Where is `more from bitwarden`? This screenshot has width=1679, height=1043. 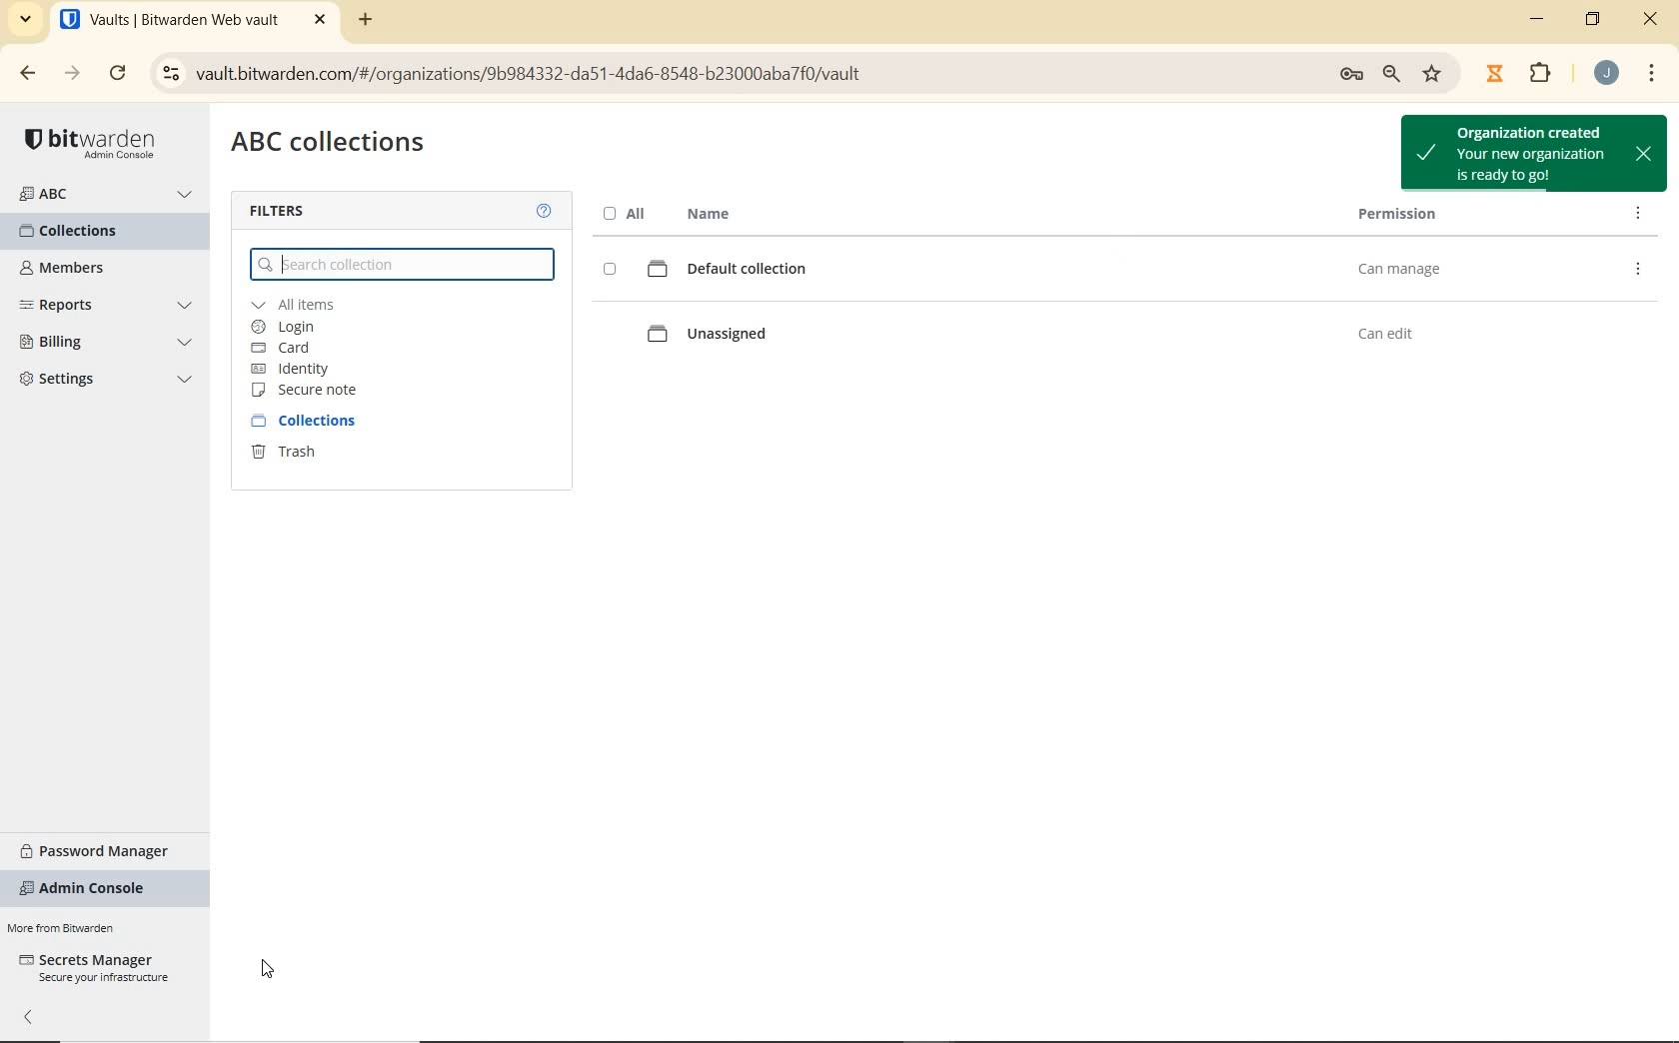
more from bitwarden is located at coordinates (82, 889).